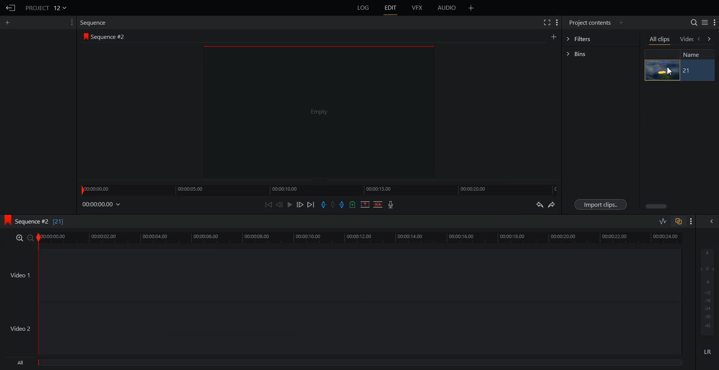  I want to click on Toggle Auto track Sync, so click(678, 221).